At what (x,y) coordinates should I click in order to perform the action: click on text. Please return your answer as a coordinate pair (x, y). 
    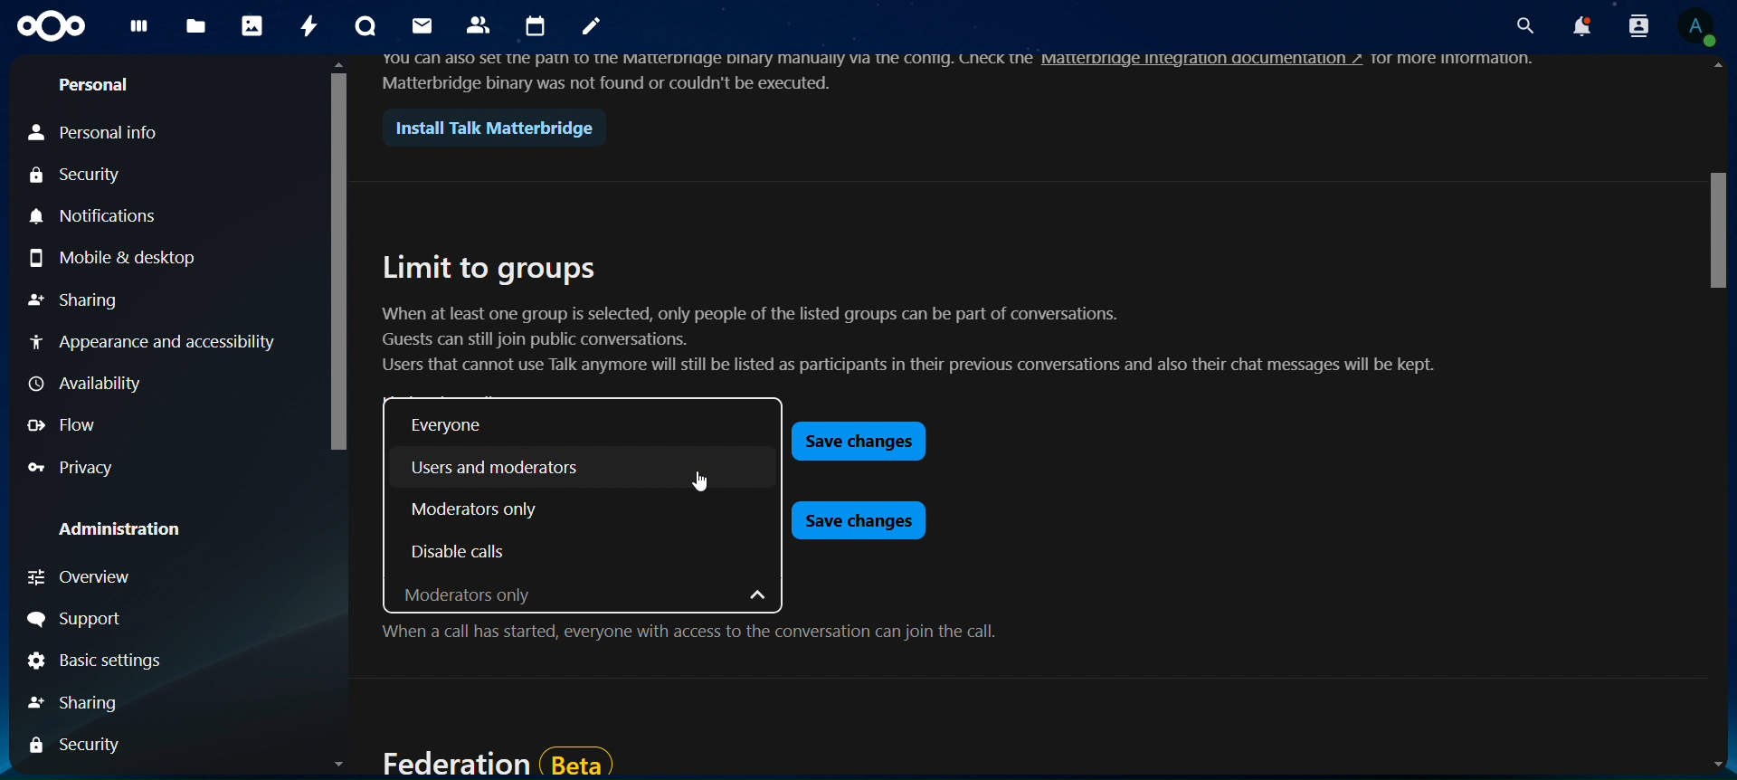
    Looking at the image, I should click on (1456, 59).